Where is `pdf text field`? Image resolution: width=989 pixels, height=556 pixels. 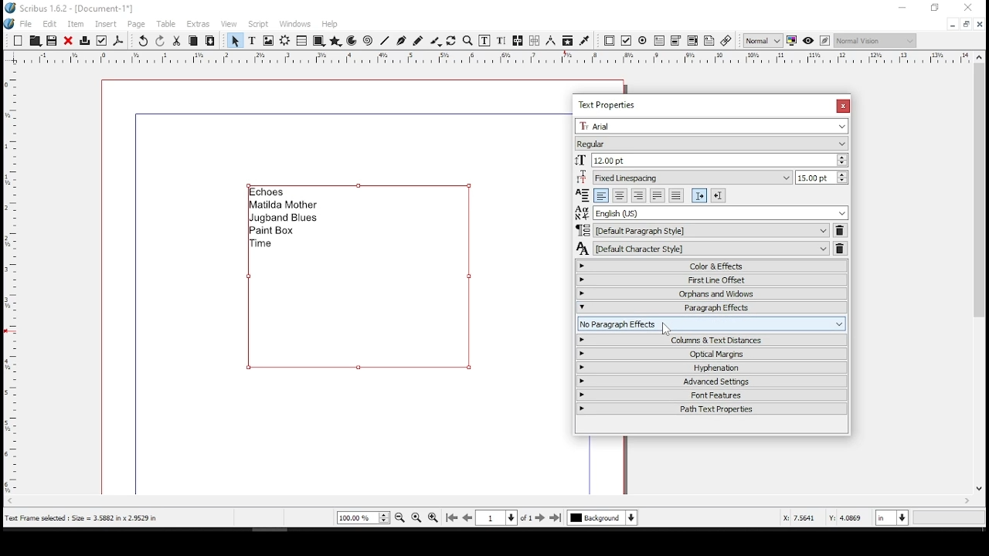 pdf text field is located at coordinates (659, 41).